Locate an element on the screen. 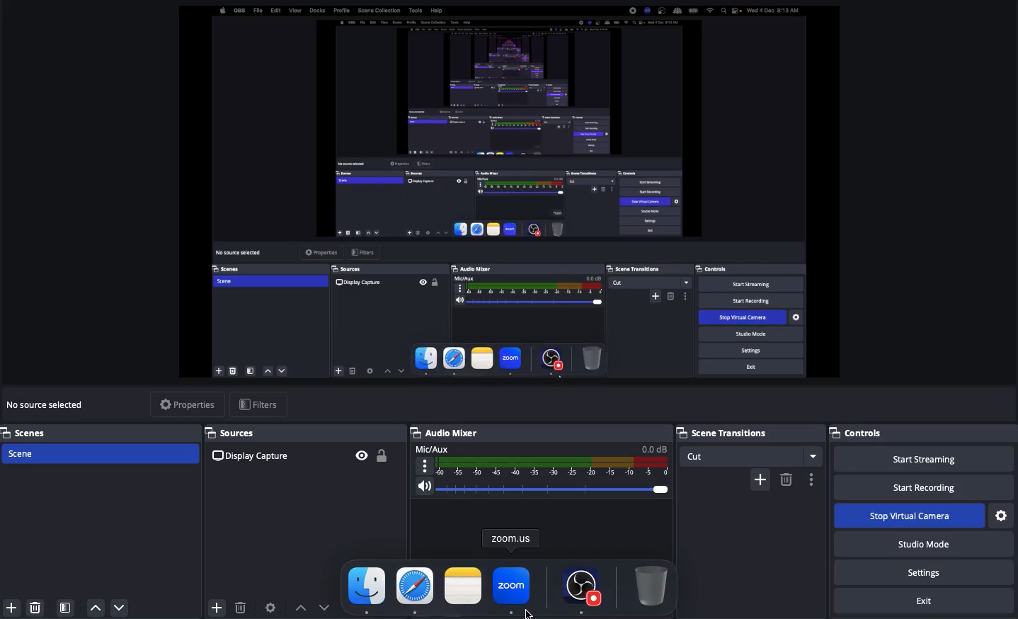  add is located at coordinates (210, 606).